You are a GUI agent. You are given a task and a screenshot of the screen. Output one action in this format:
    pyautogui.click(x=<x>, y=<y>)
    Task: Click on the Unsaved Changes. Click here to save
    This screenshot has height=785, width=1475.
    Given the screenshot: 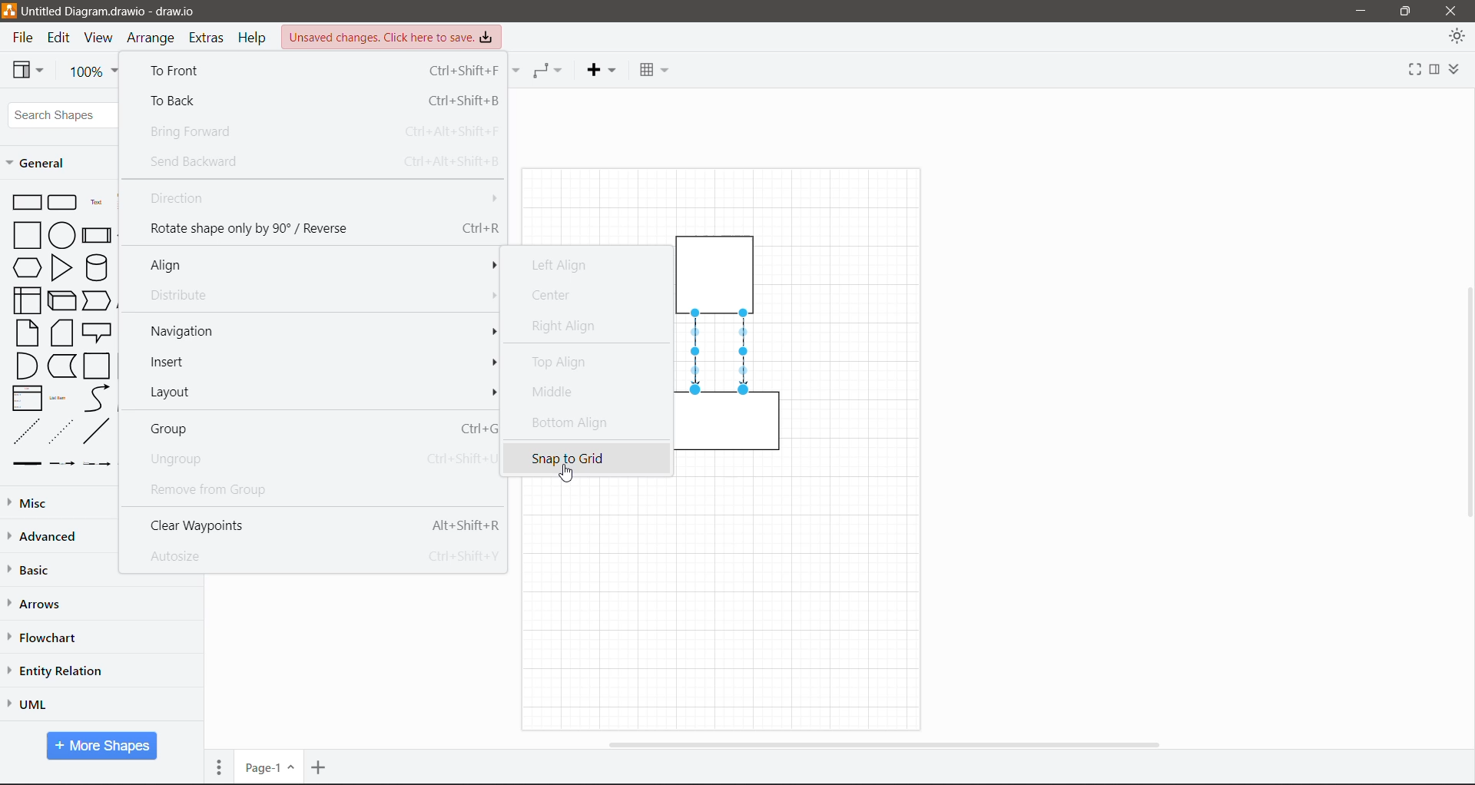 What is the action you would take?
    pyautogui.click(x=393, y=37)
    